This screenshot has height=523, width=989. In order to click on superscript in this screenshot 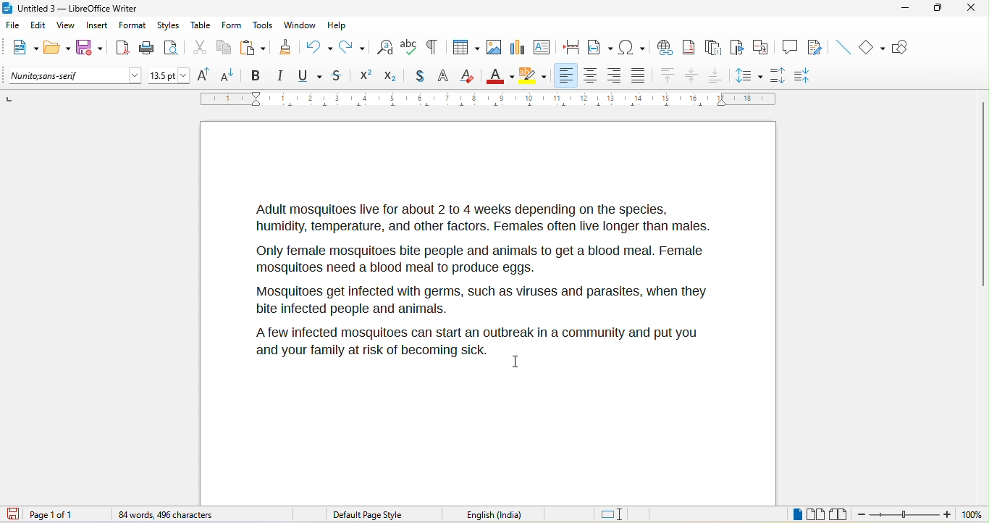, I will do `click(366, 75)`.